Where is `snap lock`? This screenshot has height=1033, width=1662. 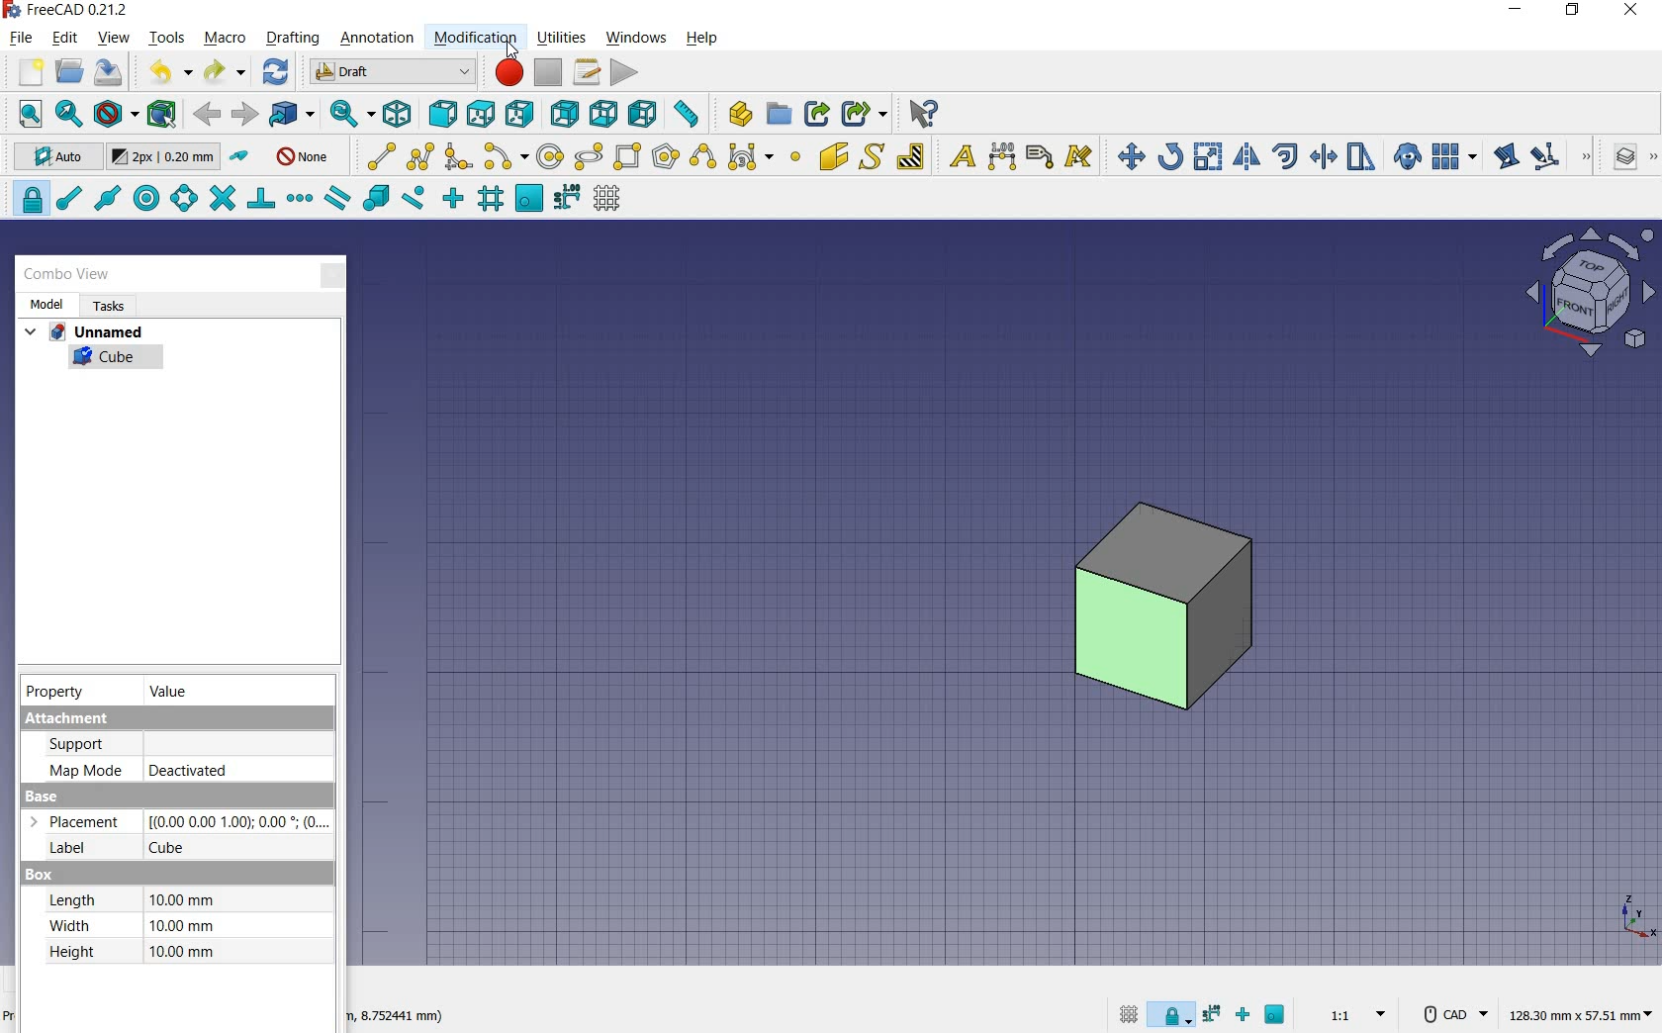
snap lock is located at coordinates (27, 199).